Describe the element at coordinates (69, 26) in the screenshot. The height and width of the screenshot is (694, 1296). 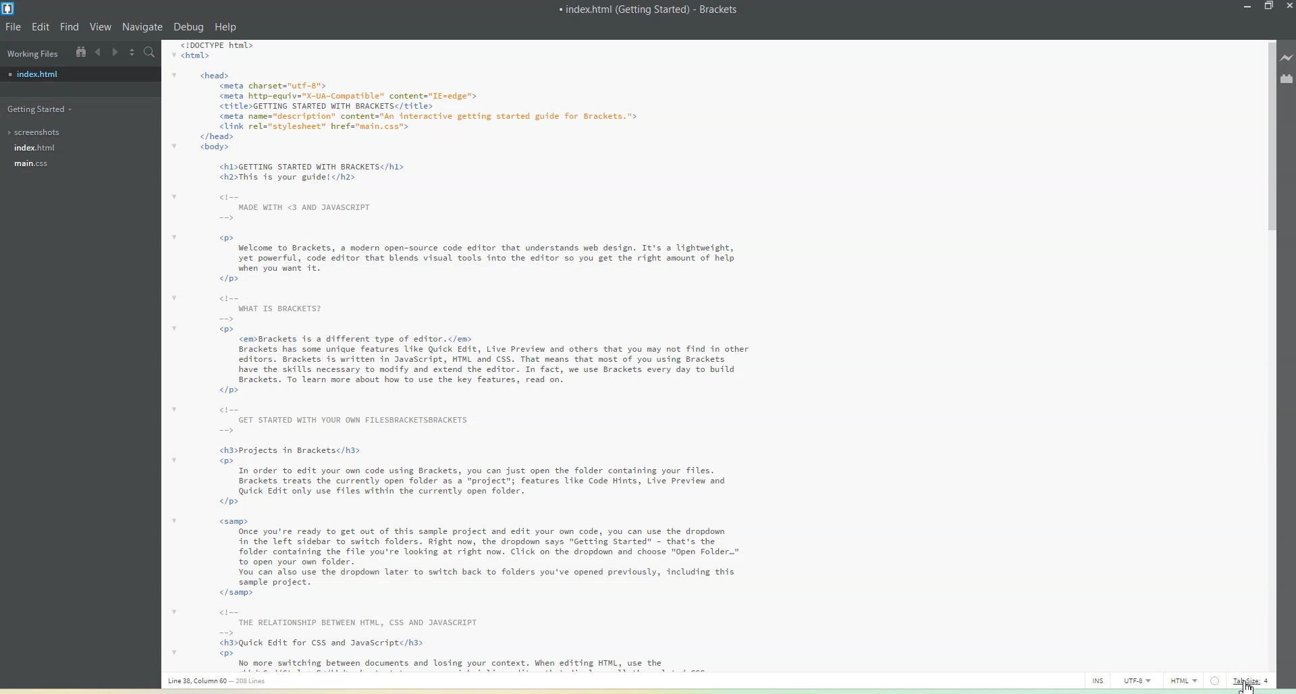
I see `Find` at that location.